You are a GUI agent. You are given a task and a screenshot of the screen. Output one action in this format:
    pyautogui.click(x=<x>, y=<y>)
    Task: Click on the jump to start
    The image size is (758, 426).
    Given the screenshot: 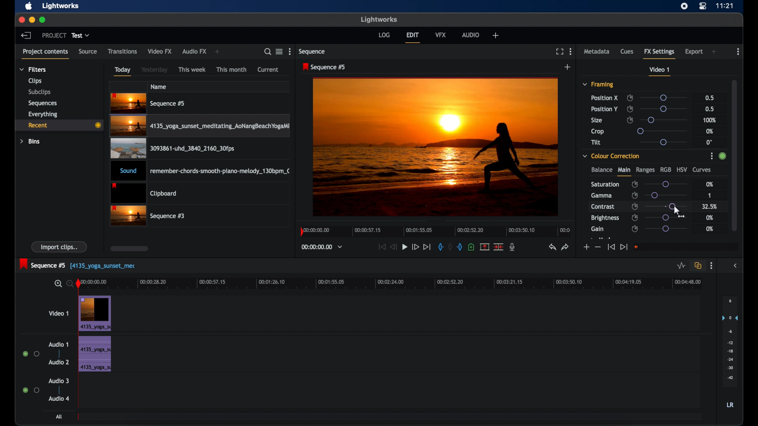 What is the action you would take?
    pyautogui.click(x=611, y=247)
    